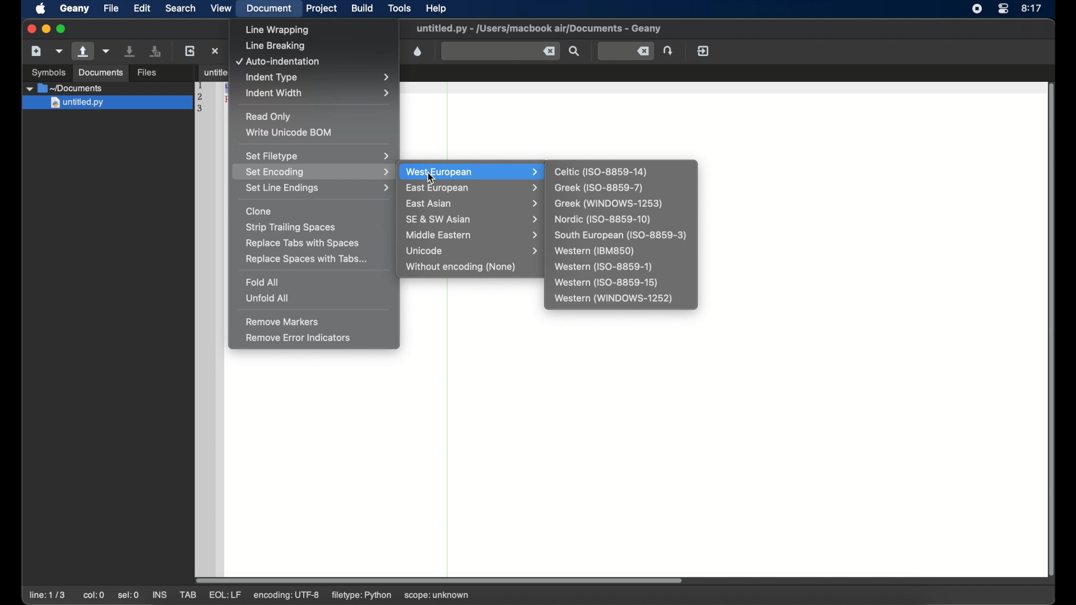 Image resolution: width=1076 pixels, height=605 pixels. What do you see at coordinates (111, 8) in the screenshot?
I see `file` at bounding box center [111, 8].